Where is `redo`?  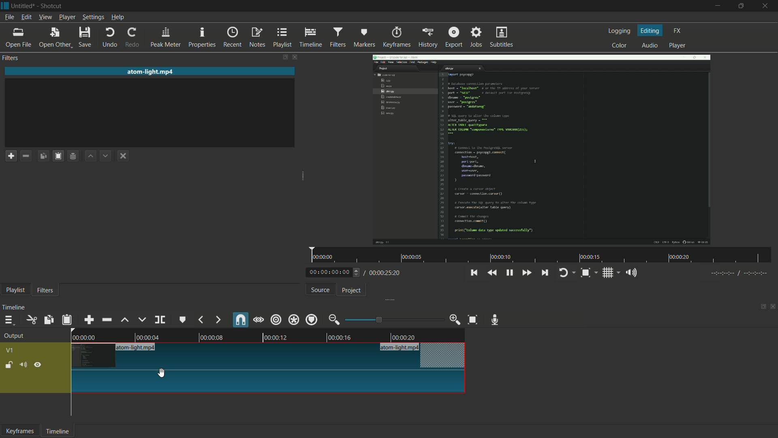
redo is located at coordinates (132, 38).